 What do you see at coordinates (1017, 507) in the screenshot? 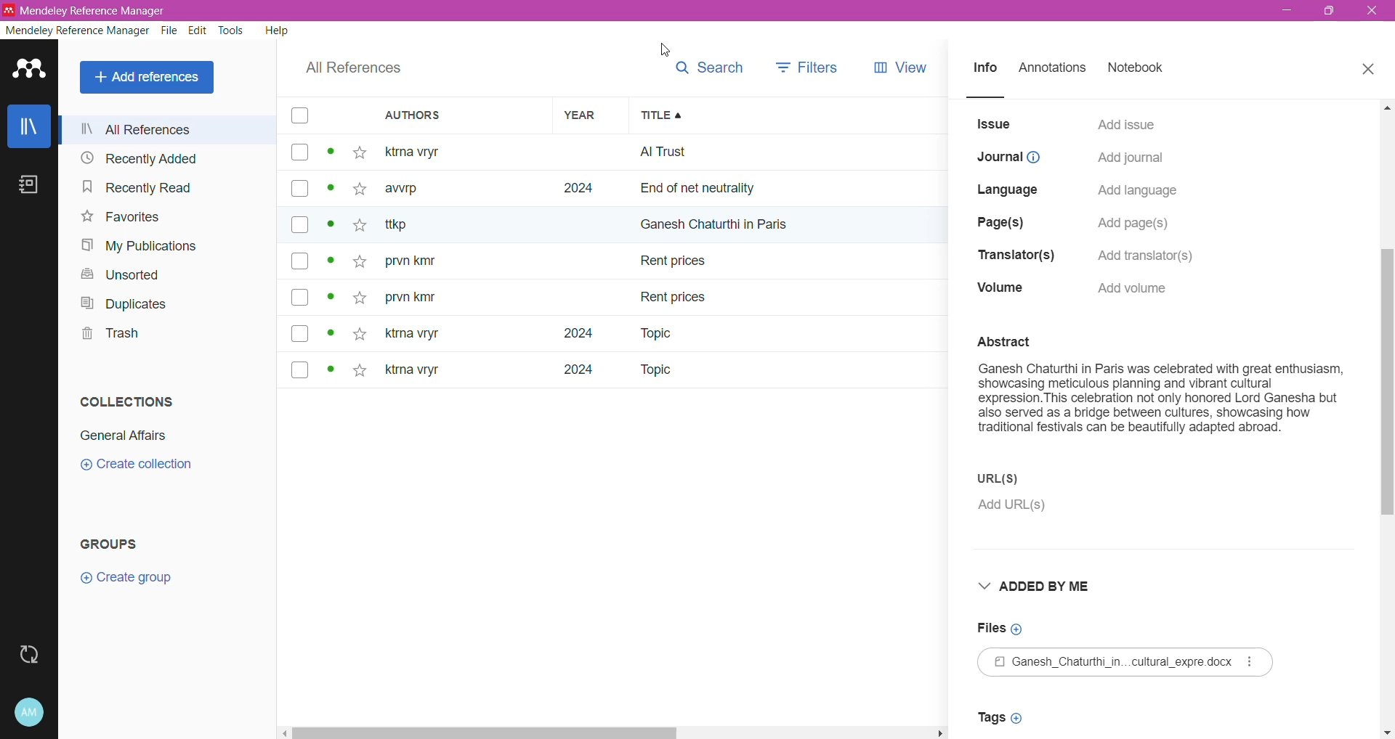
I see `Click to Add URL(S)` at bounding box center [1017, 507].